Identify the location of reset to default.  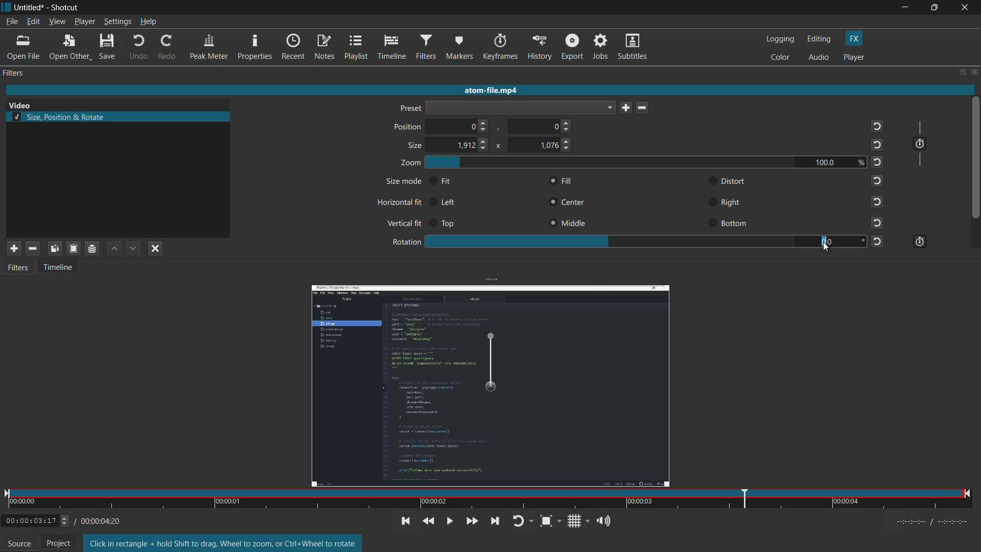
(878, 201).